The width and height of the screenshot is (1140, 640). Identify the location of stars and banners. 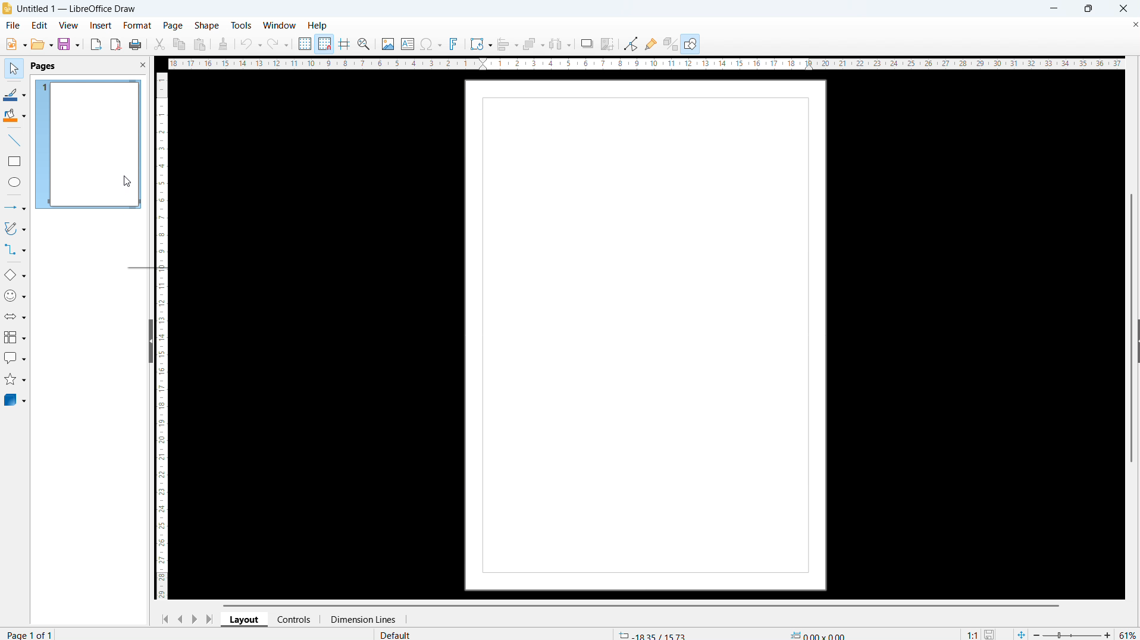
(15, 381).